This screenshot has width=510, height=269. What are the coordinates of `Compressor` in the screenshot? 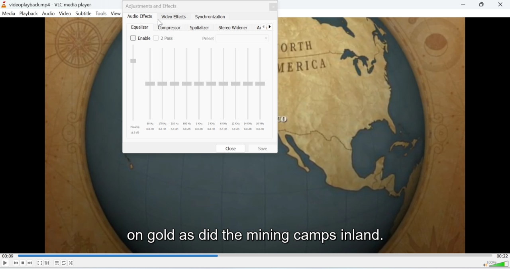 It's located at (170, 28).